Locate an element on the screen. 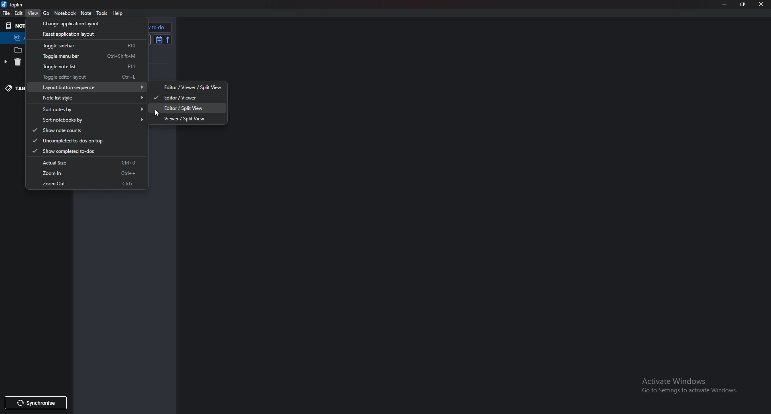 The width and height of the screenshot is (771, 414). toggle note list is located at coordinates (87, 66).